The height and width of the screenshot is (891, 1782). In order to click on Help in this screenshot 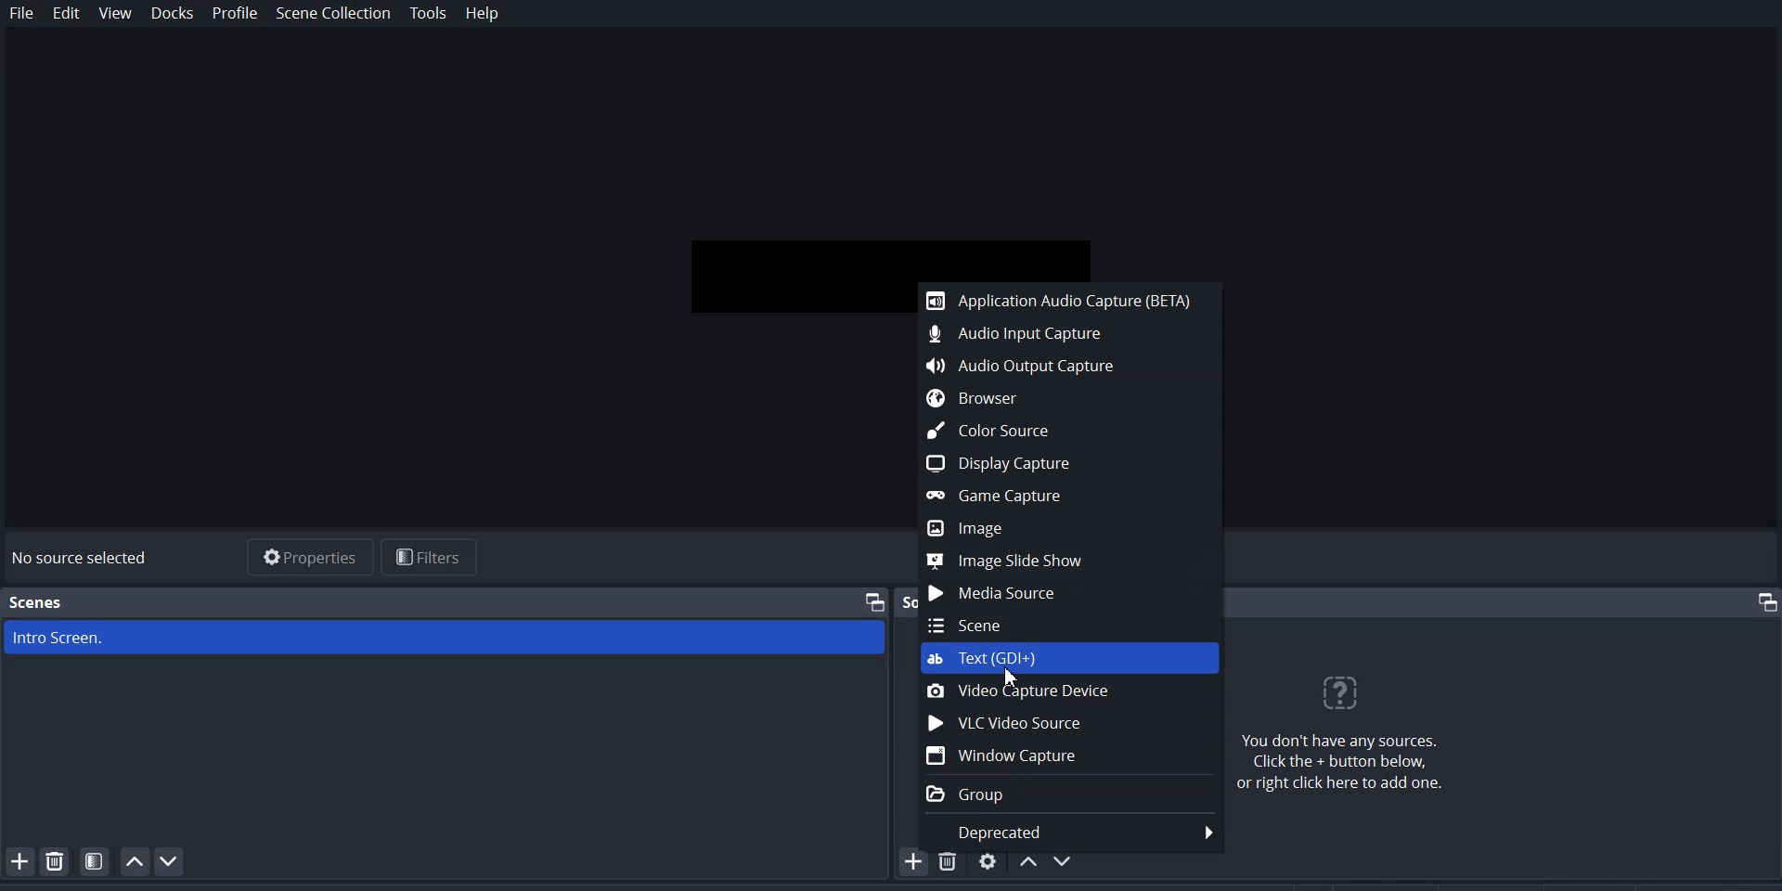, I will do `click(482, 15)`.